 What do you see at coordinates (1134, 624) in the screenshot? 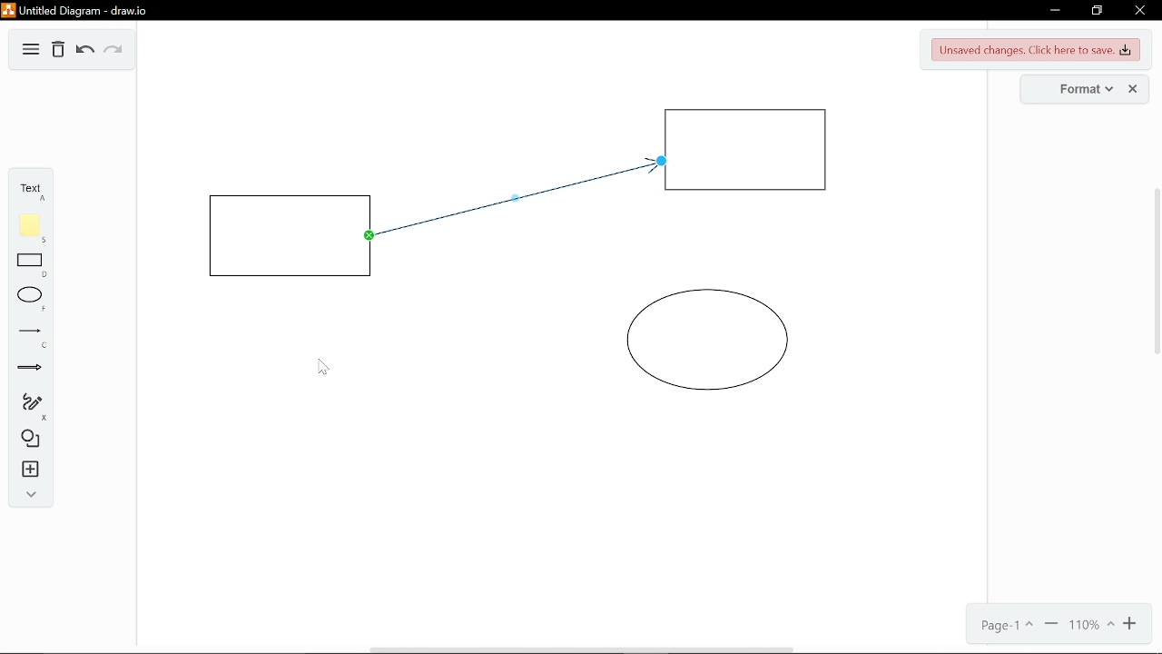
I see `Zoom in` at bounding box center [1134, 624].